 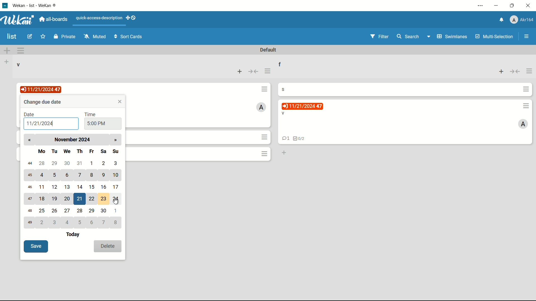 What do you see at coordinates (29, 187) in the screenshot?
I see `46` at bounding box center [29, 187].